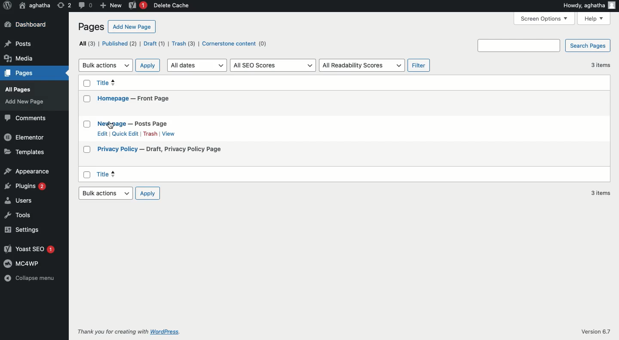 This screenshot has height=340, width=619. Describe the element at coordinates (18, 44) in the screenshot. I see `Posts` at that location.